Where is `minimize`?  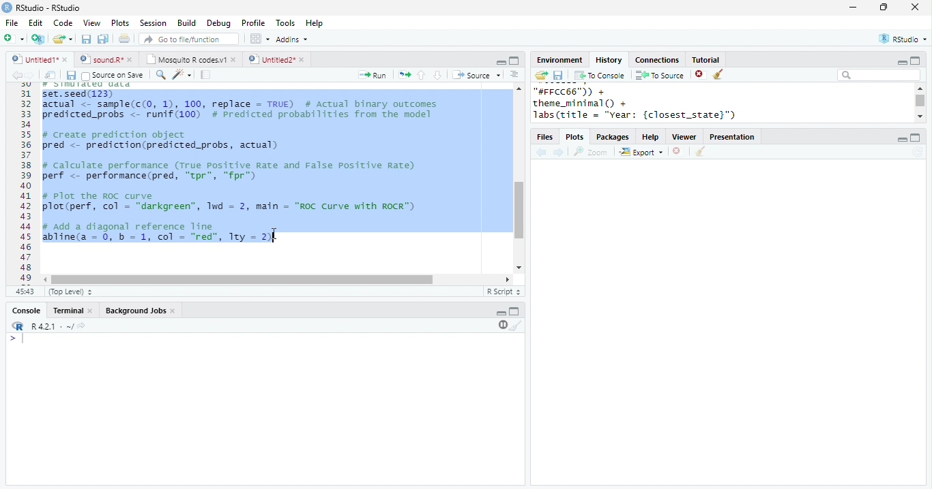
minimize is located at coordinates (501, 61).